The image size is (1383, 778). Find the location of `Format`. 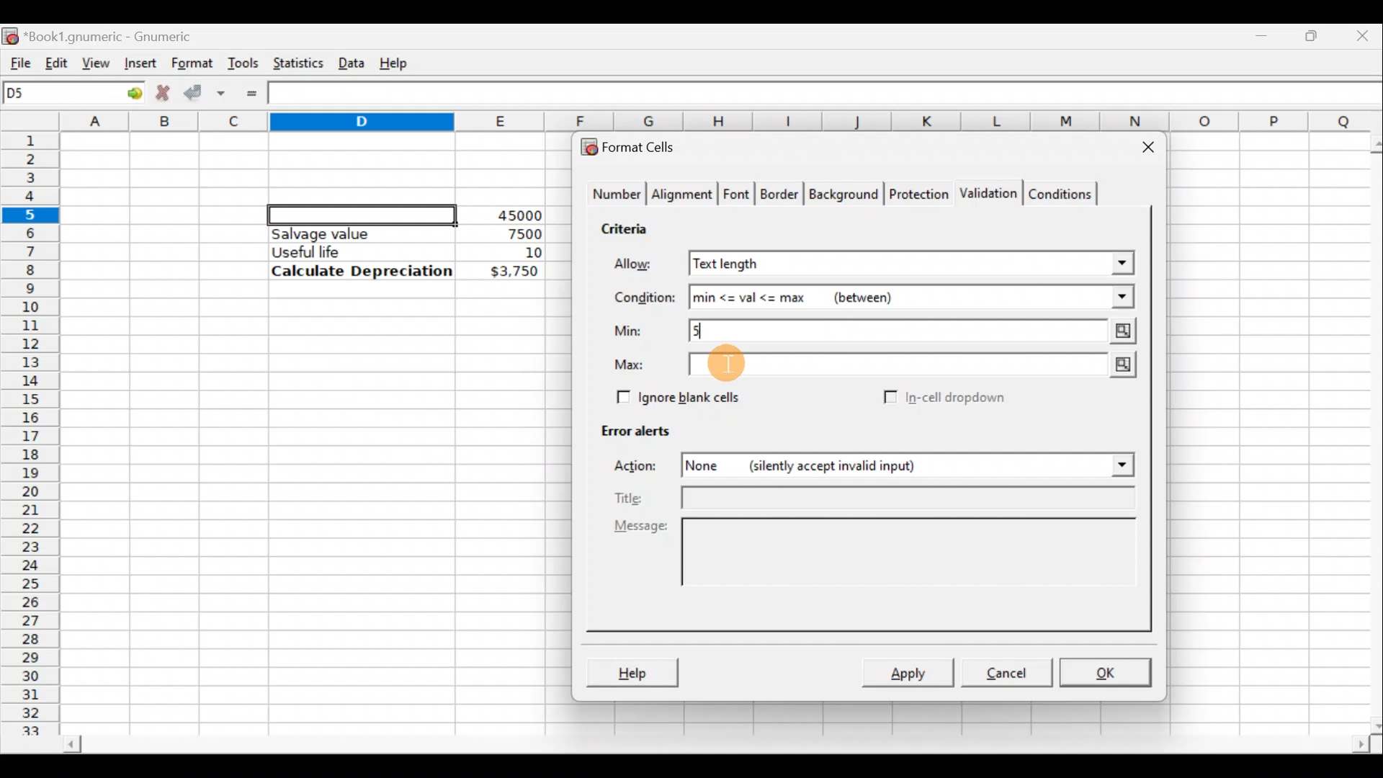

Format is located at coordinates (191, 63).